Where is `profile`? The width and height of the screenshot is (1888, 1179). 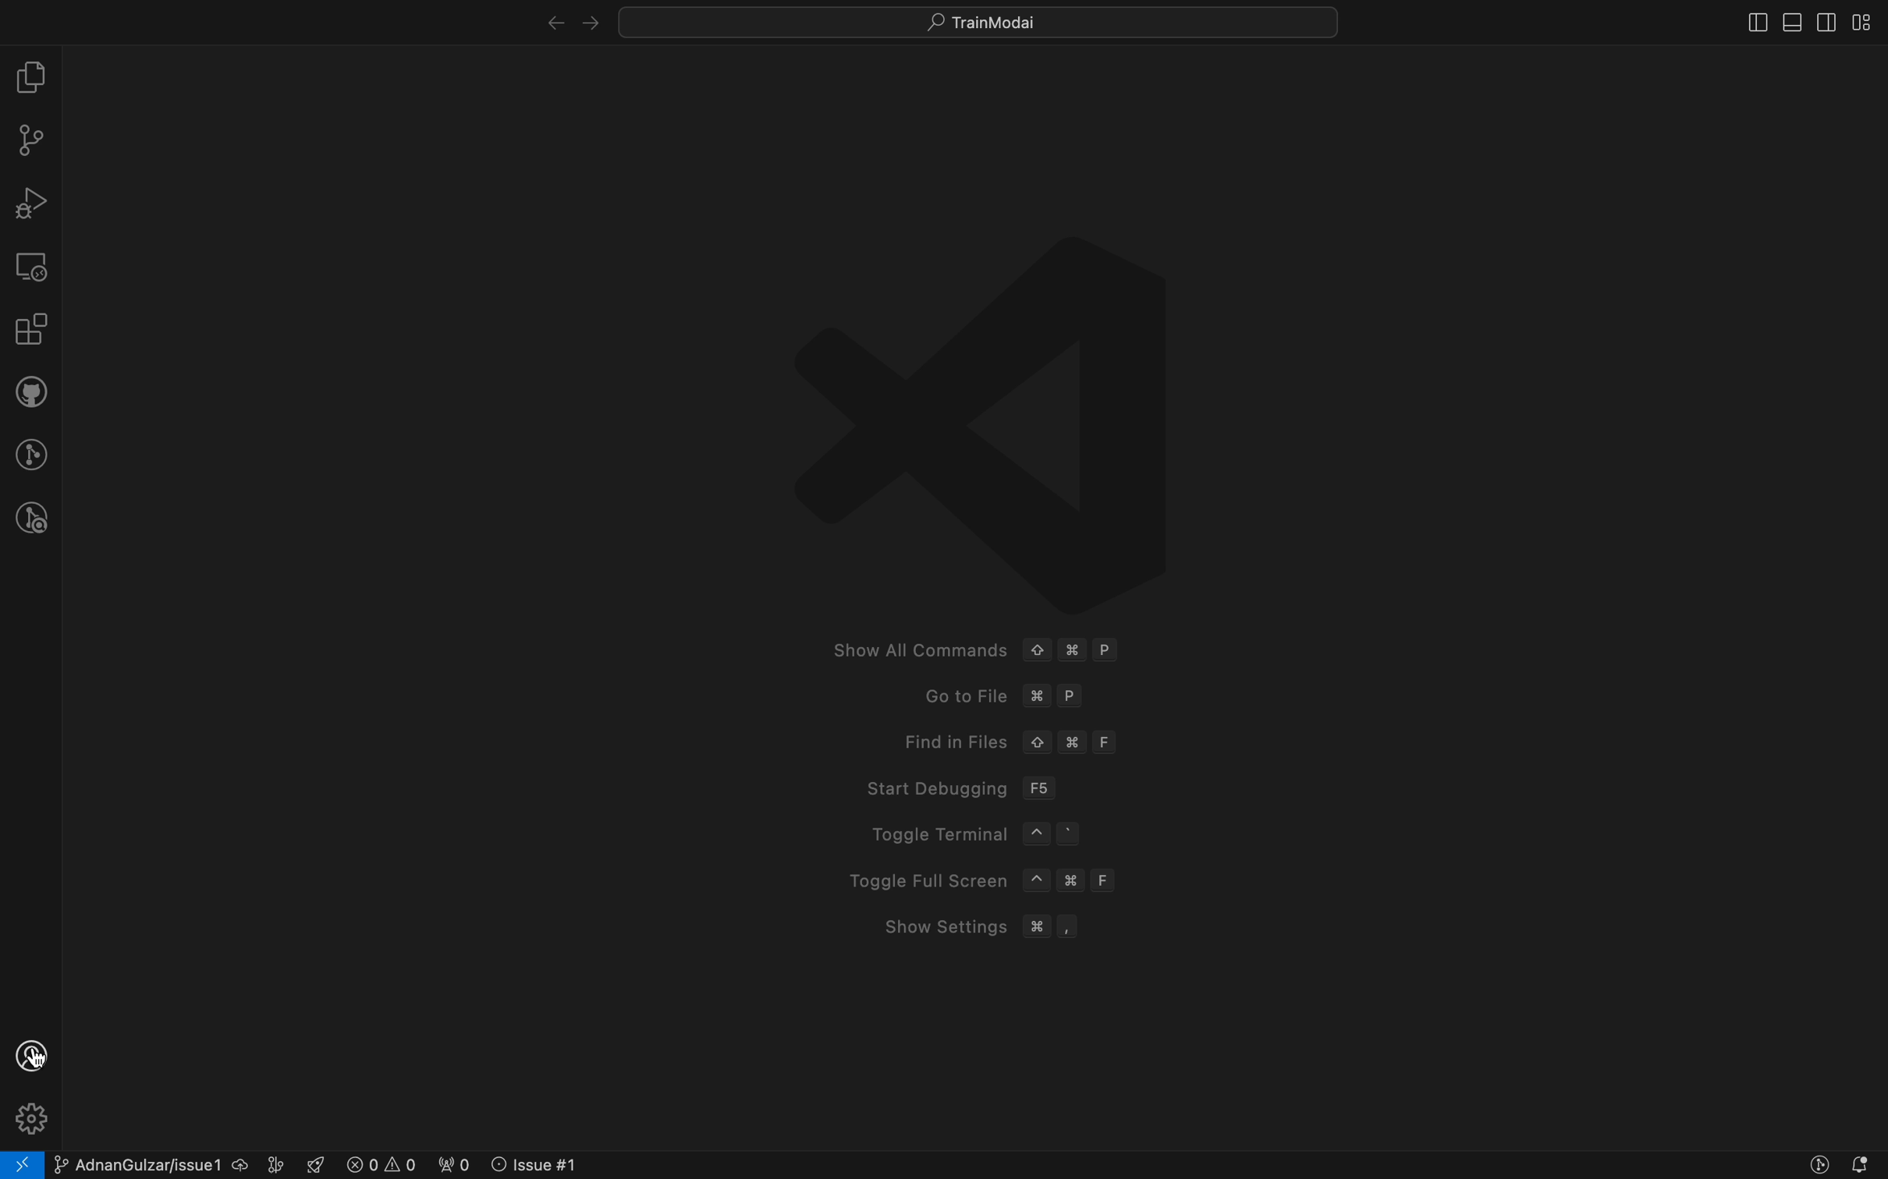
profile is located at coordinates (34, 1054).